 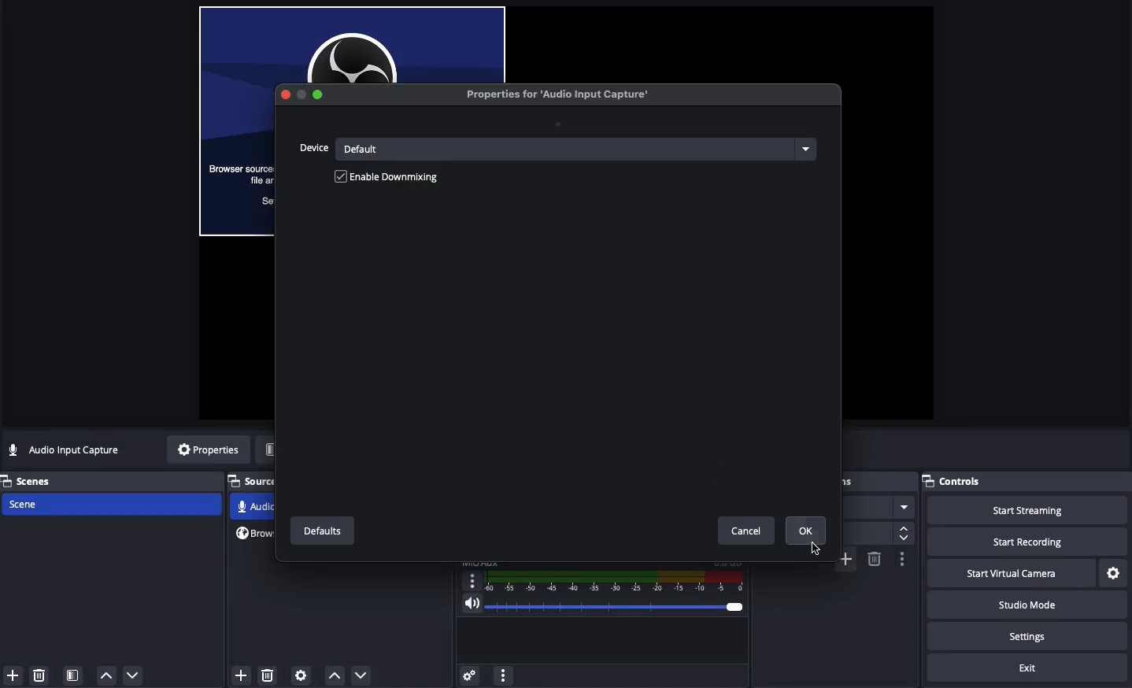 I want to click on Delete, so click(x=41, y=675).